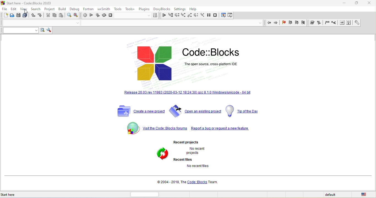 The height and width of the screenshot is (198, 376). I want to click on open, so click(12, 16).